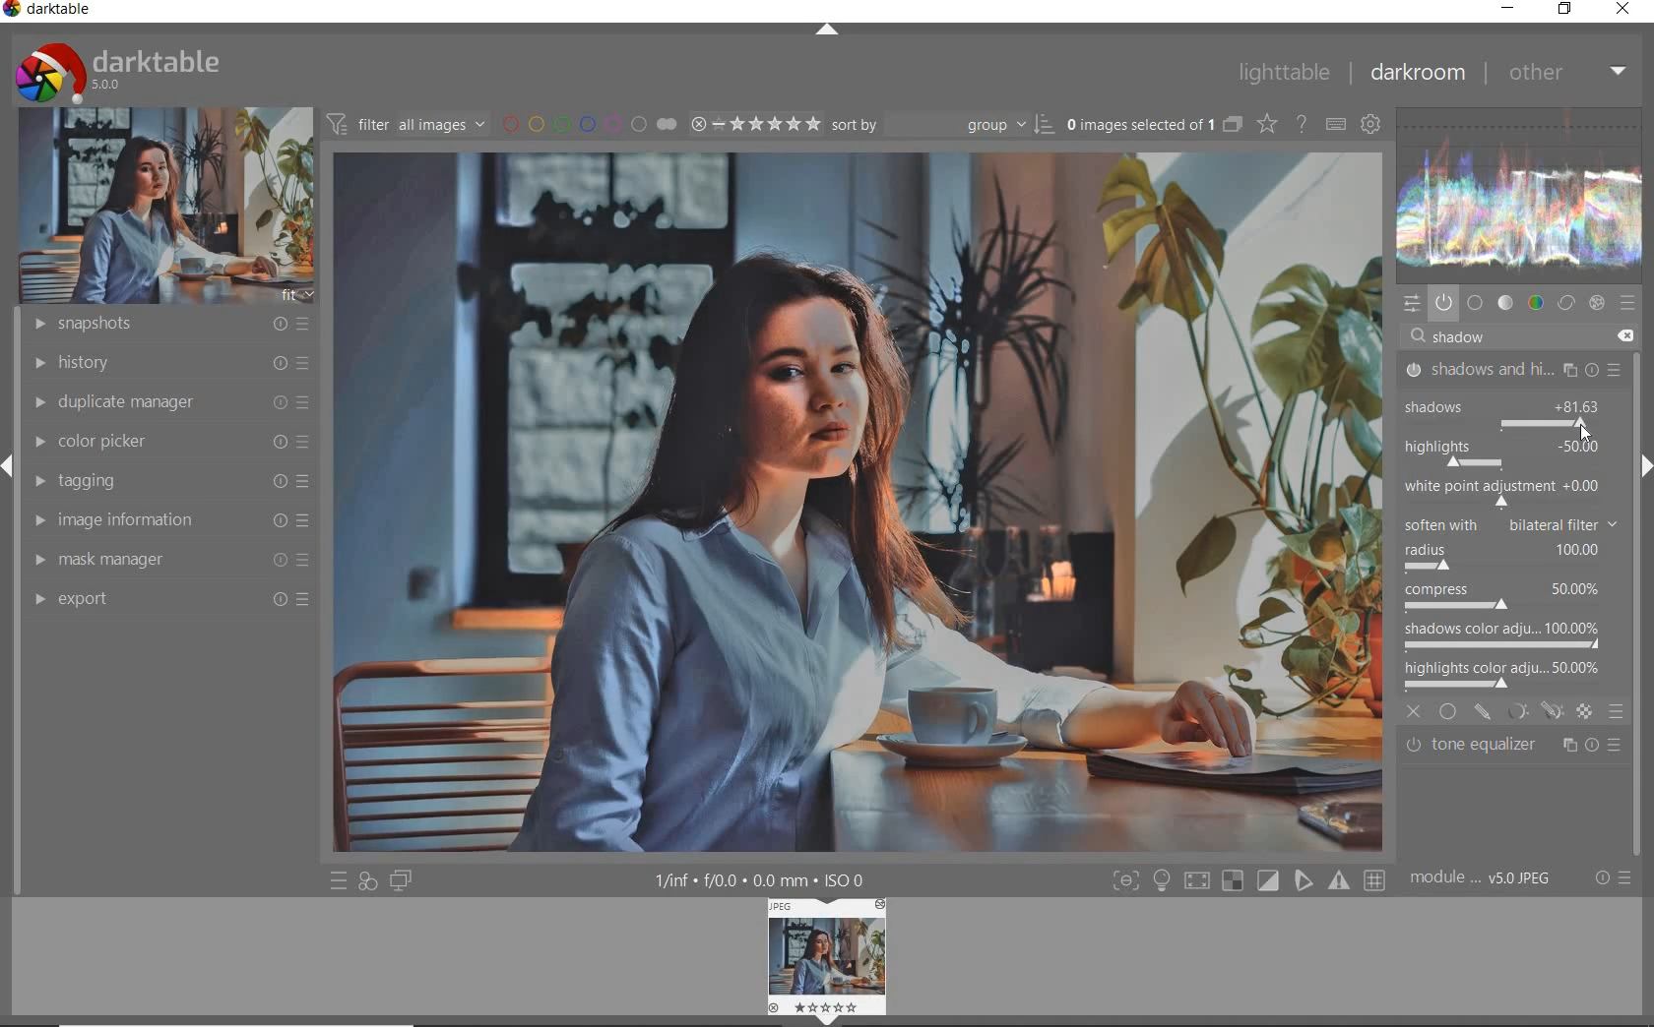 This screenshot has height=1027, width=1654. I want to click on restore, so click(1567, 10).